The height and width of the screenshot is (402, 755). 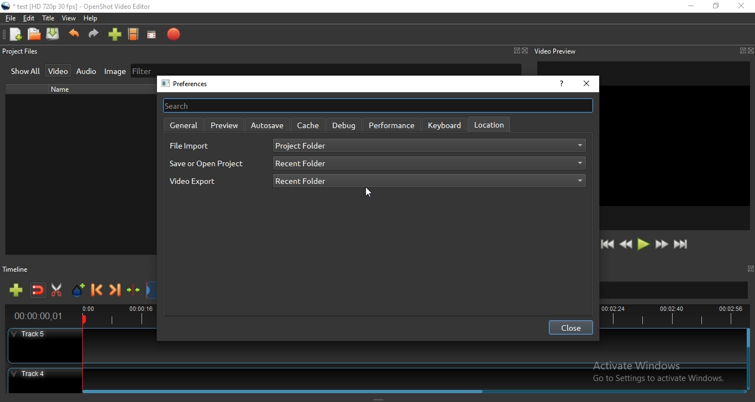 I want to click on window, so click(x=752, y=268).